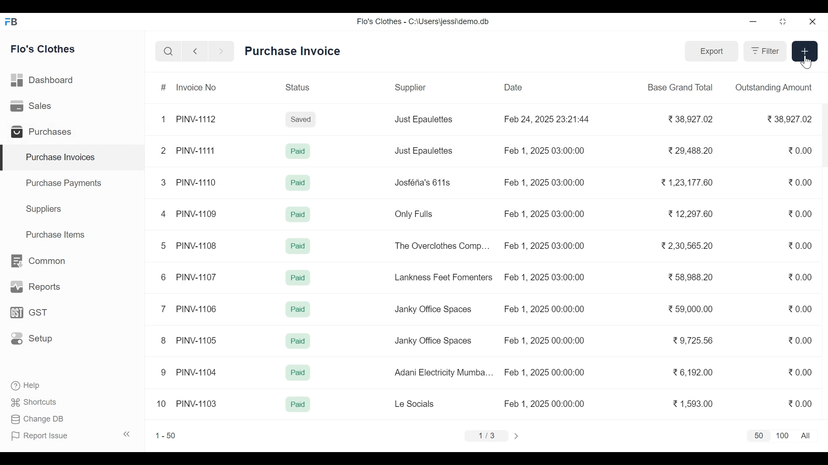  Describe the element at coordinates (197, 148) in the screenshot. I see `PINV-1111` at that location.